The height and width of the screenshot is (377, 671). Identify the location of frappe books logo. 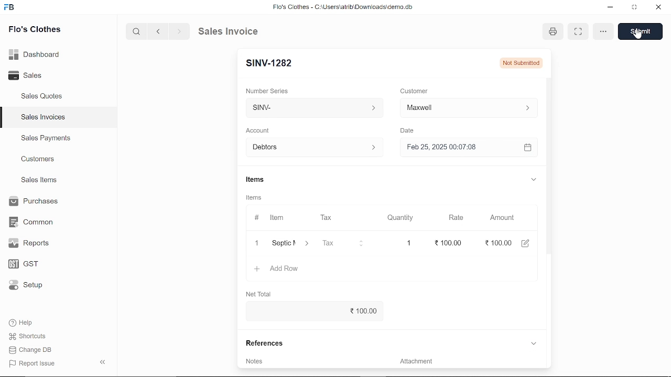
(10, 9).